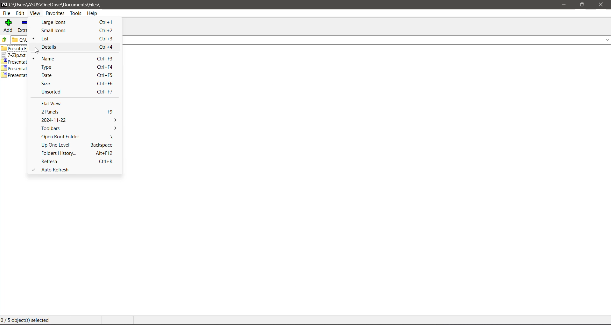  Describe the element at coordinates (117, 124) in the screenshot. I see `More Options` at that location.